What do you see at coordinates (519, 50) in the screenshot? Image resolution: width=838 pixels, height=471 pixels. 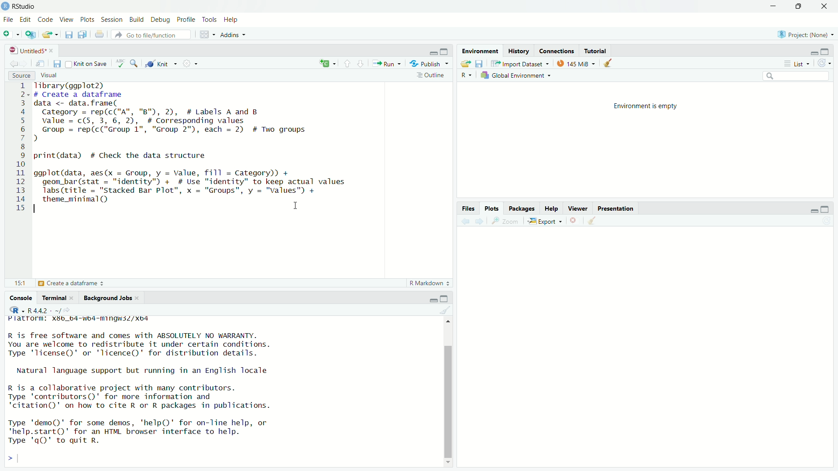 I see `History` at bounding box center [519, 50].